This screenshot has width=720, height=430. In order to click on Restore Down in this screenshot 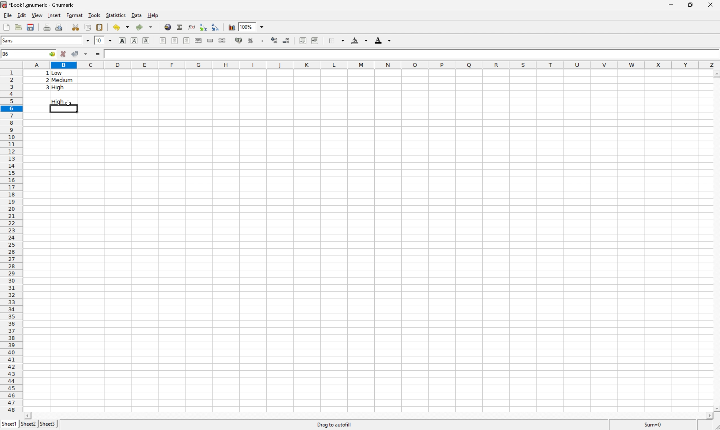, I will do `click(690, 5)`.